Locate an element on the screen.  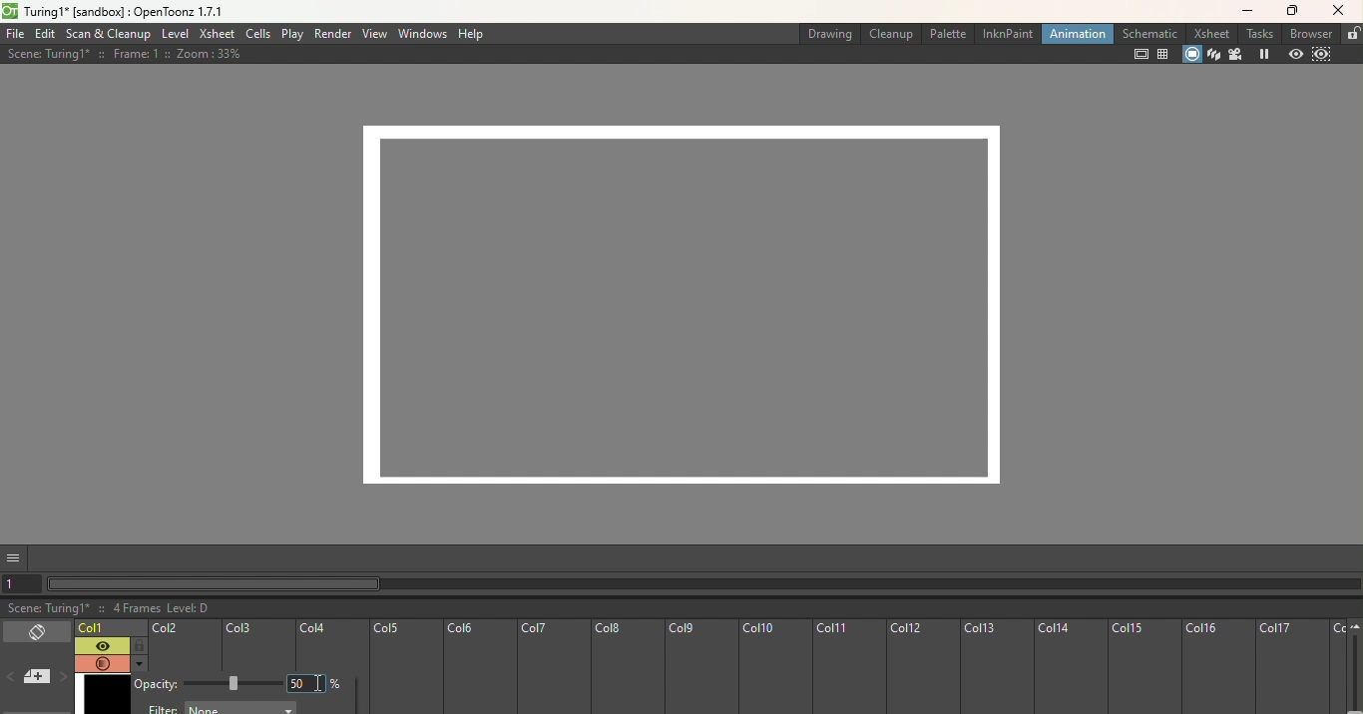
Camera stand view is located at coordinates (1192, 56).